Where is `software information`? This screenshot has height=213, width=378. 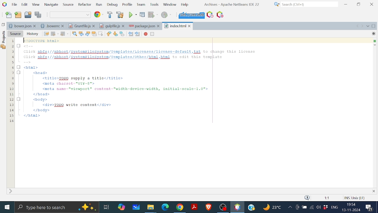 software information is located at coordinates (232, 4).